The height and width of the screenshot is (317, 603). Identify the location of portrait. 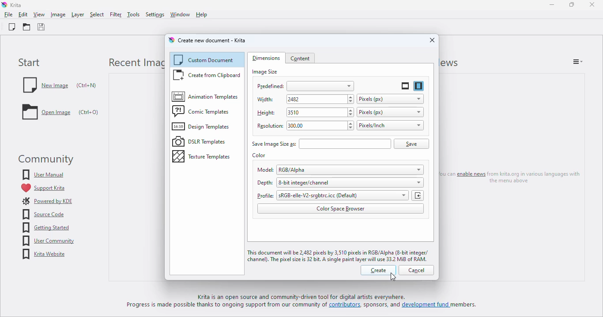
(419, 86).